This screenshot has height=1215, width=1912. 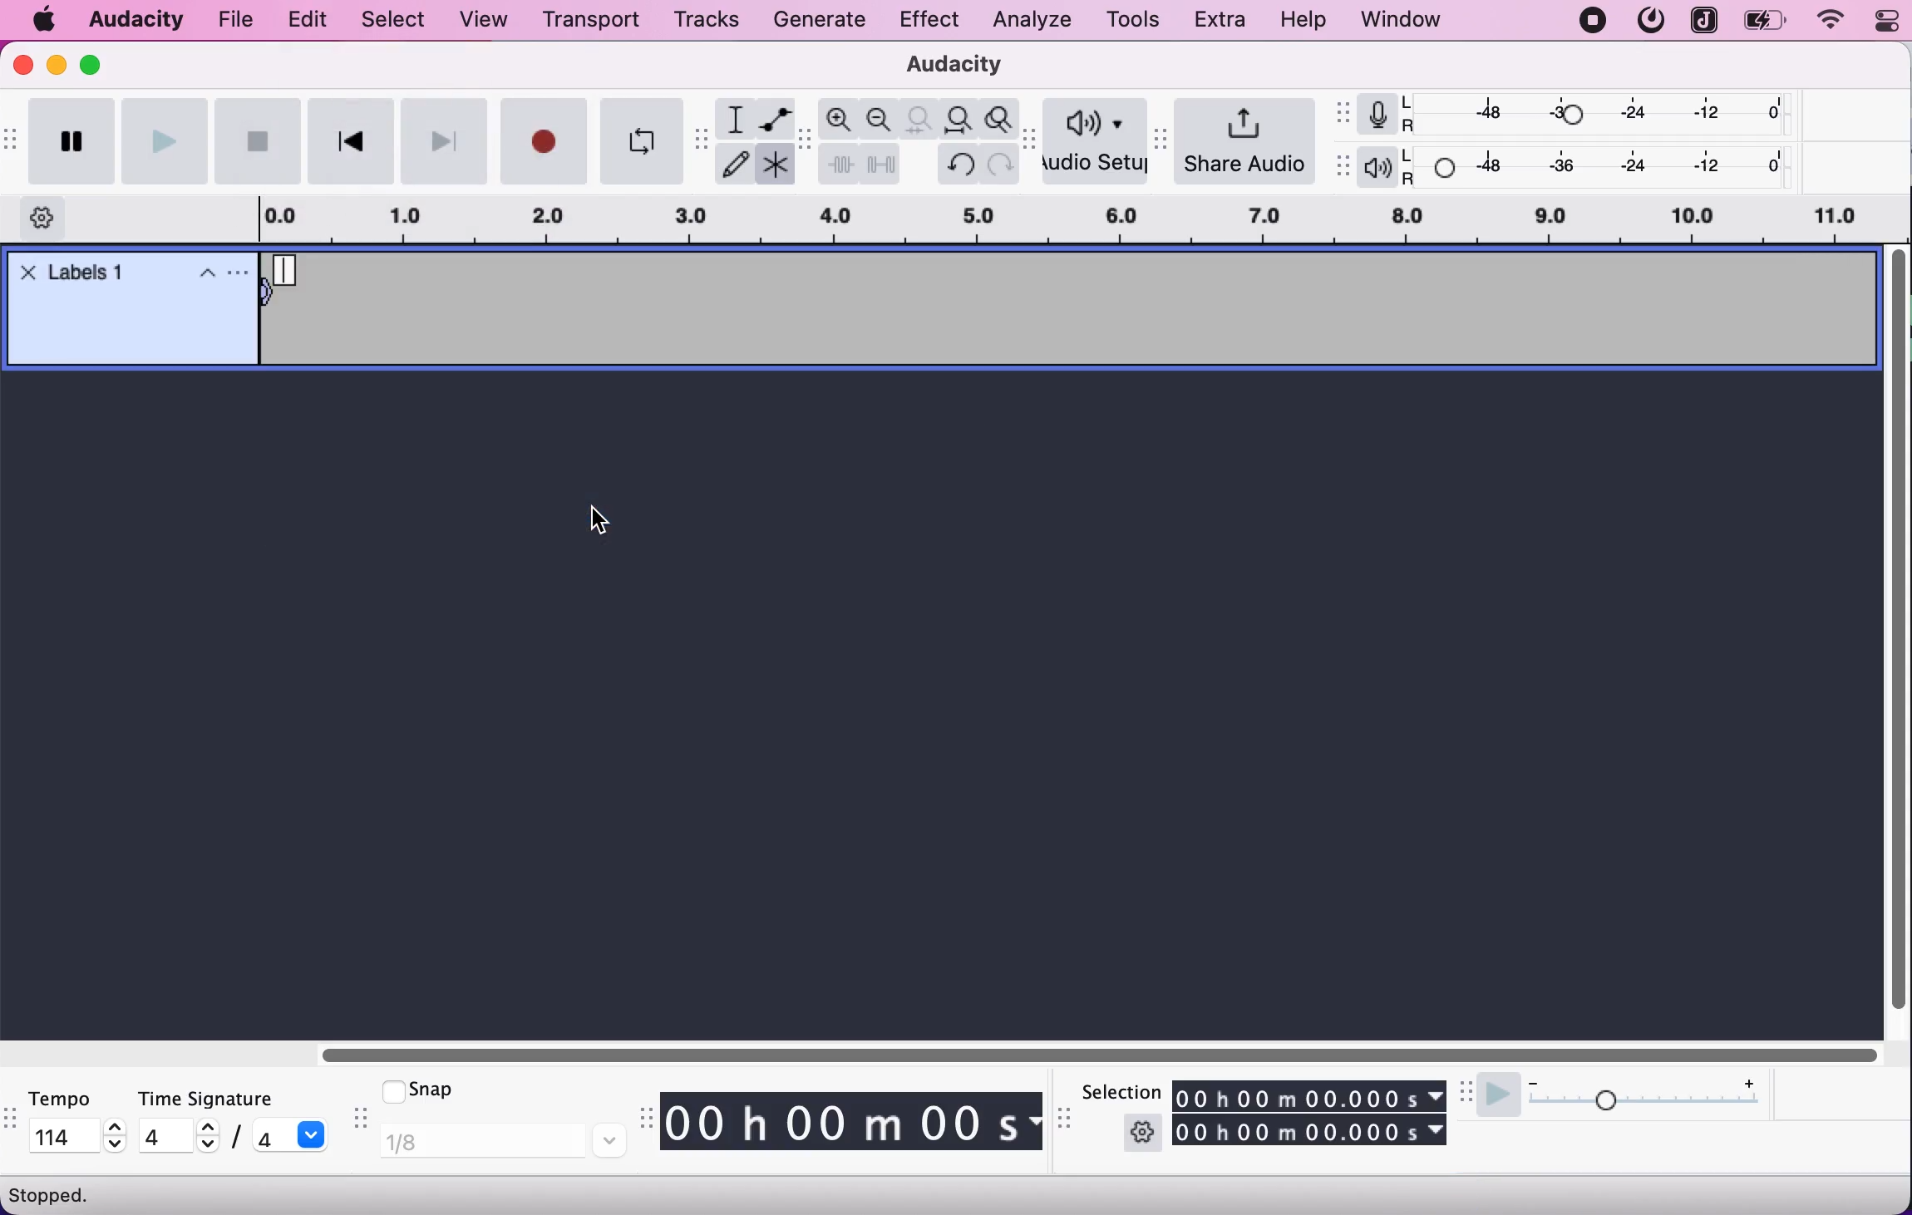 What do you see at coordinates (1131, 18) in the screenshot?
I see `tools` at bounding box center [1131, 18].